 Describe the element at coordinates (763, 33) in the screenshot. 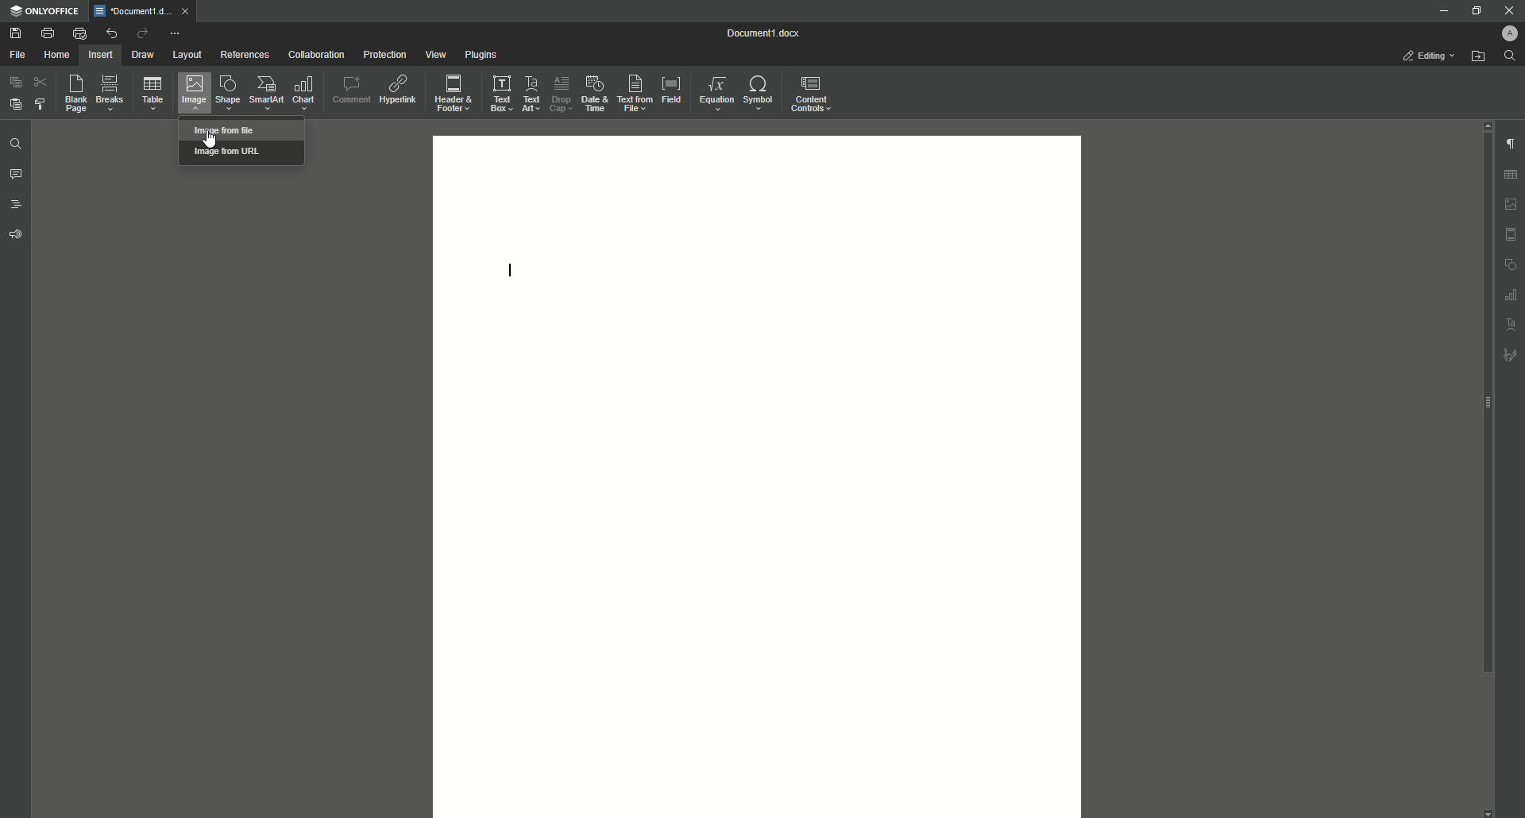

I see `Document1` at that location.